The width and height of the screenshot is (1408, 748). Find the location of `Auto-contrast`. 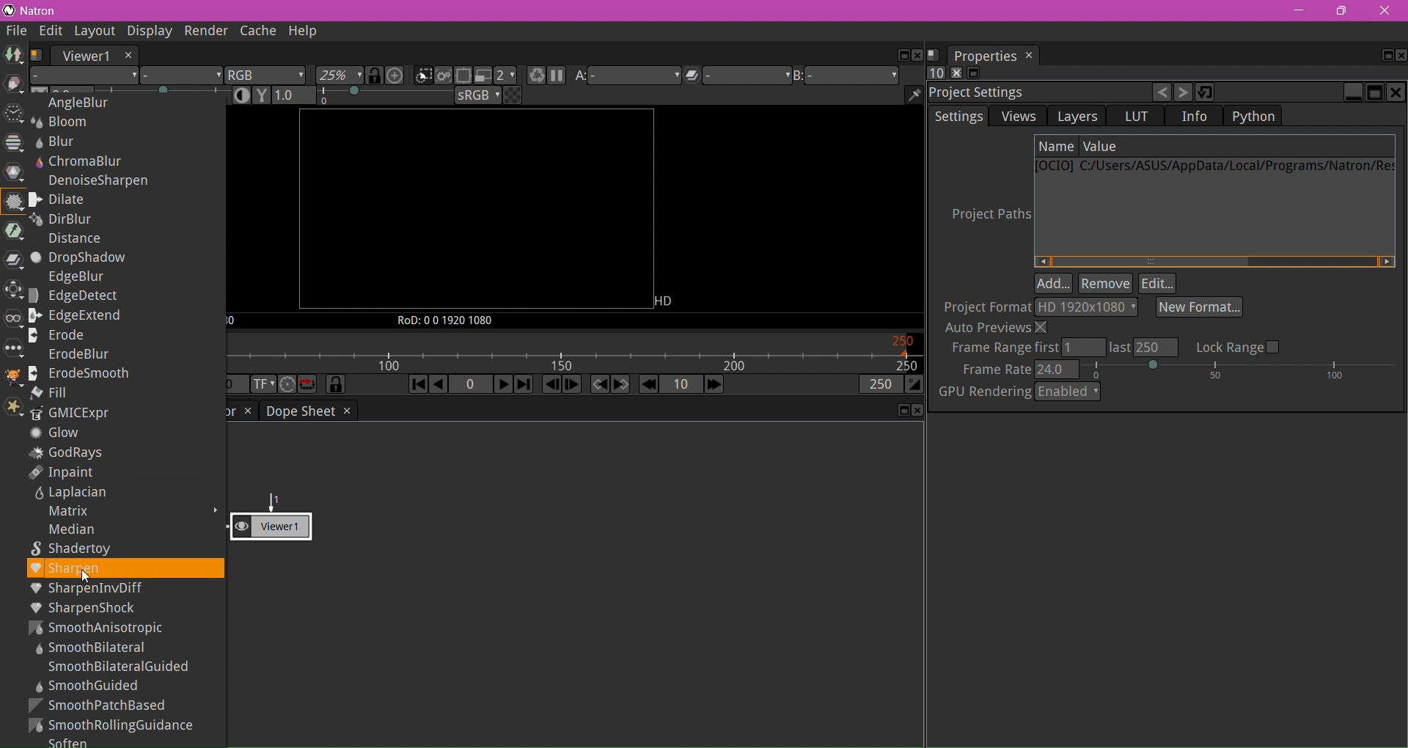

Auto-contrast is located at coordinates (243, 95).